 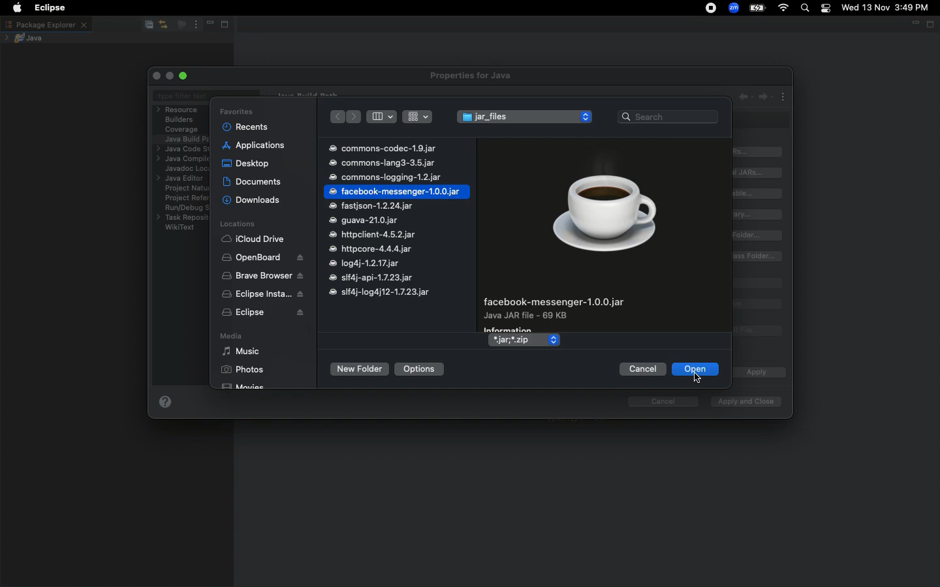 What do you see at coordinates (182, 179) in the screenshot?
I see `Java editor` at bounding box center [182, 179].